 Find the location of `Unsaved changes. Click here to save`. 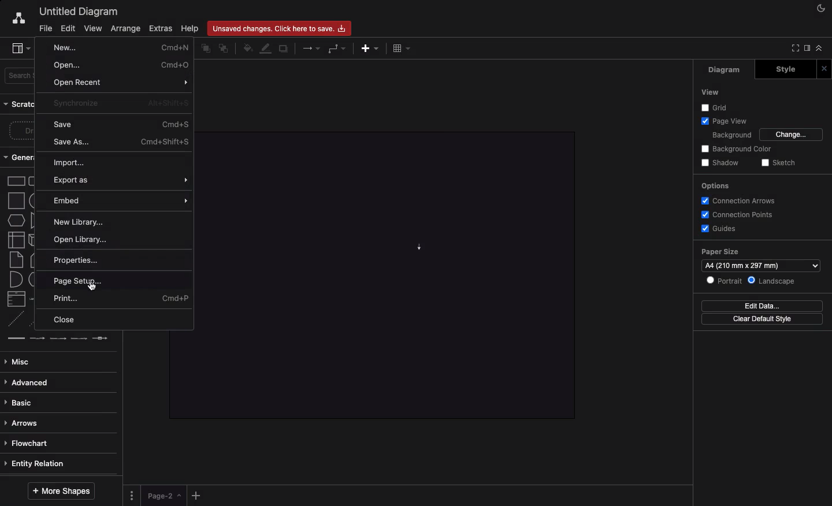

Unsaved changes. Click here to save is located at coordinates (281, 28).